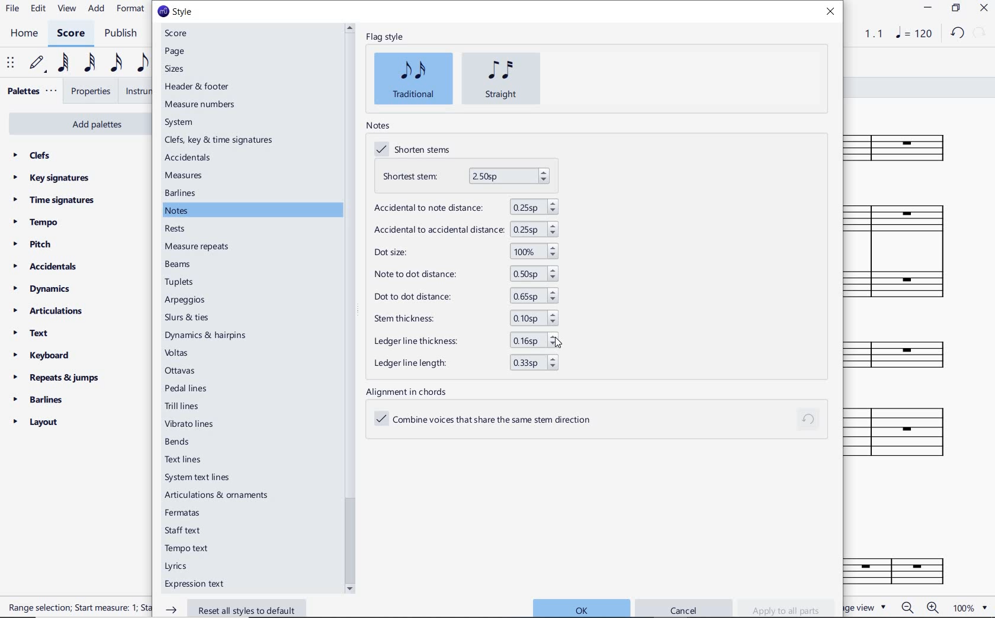  I want to click on UNDO, so click(958, 33).